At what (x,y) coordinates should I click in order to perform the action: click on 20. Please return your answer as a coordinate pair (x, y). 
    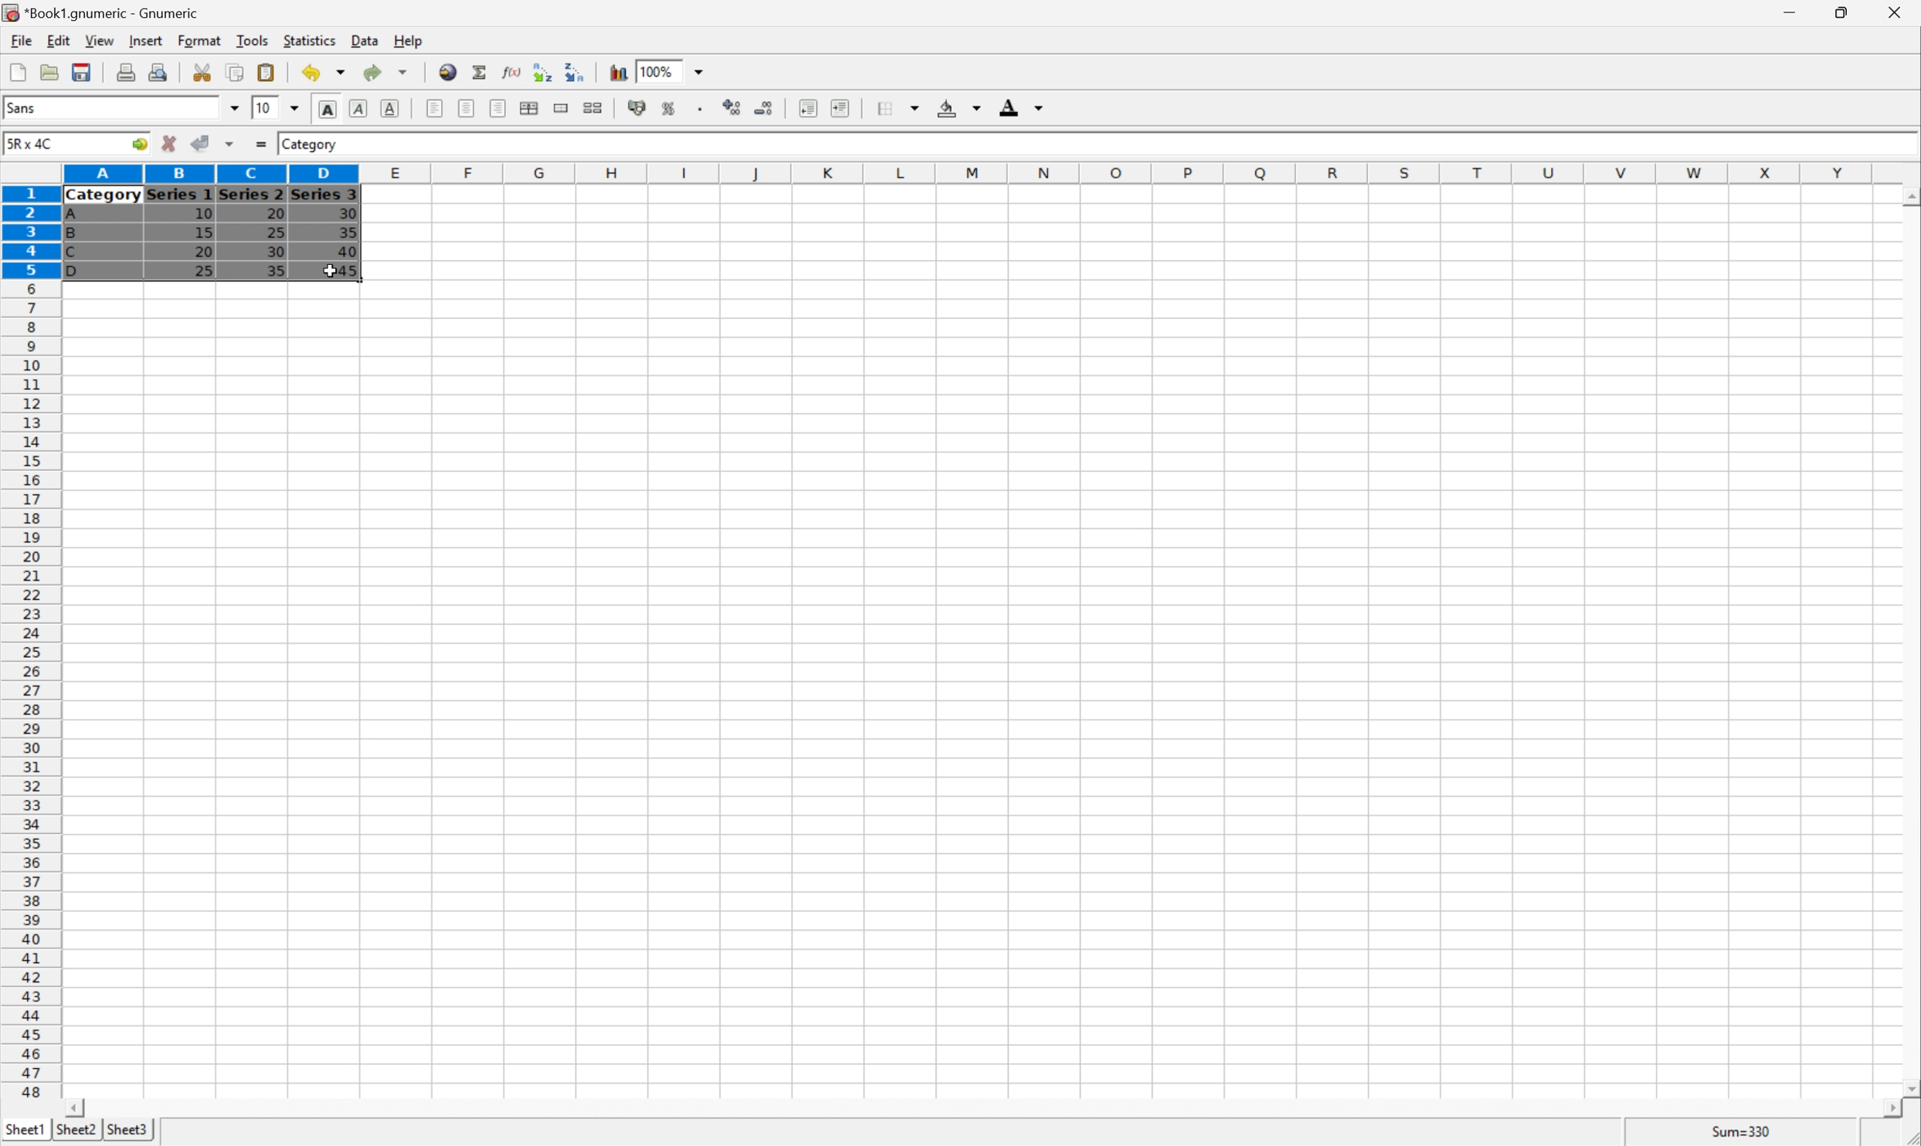
    Looking at the image, I should click on (273, 211).